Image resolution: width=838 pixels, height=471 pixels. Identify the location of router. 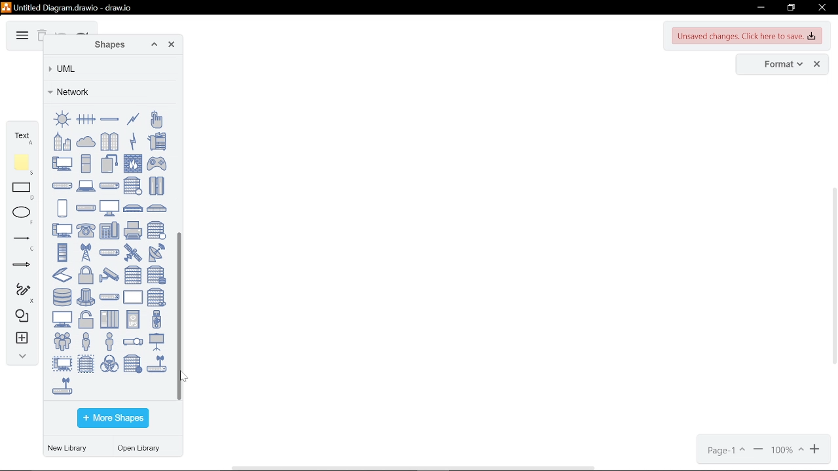
(109, 253).